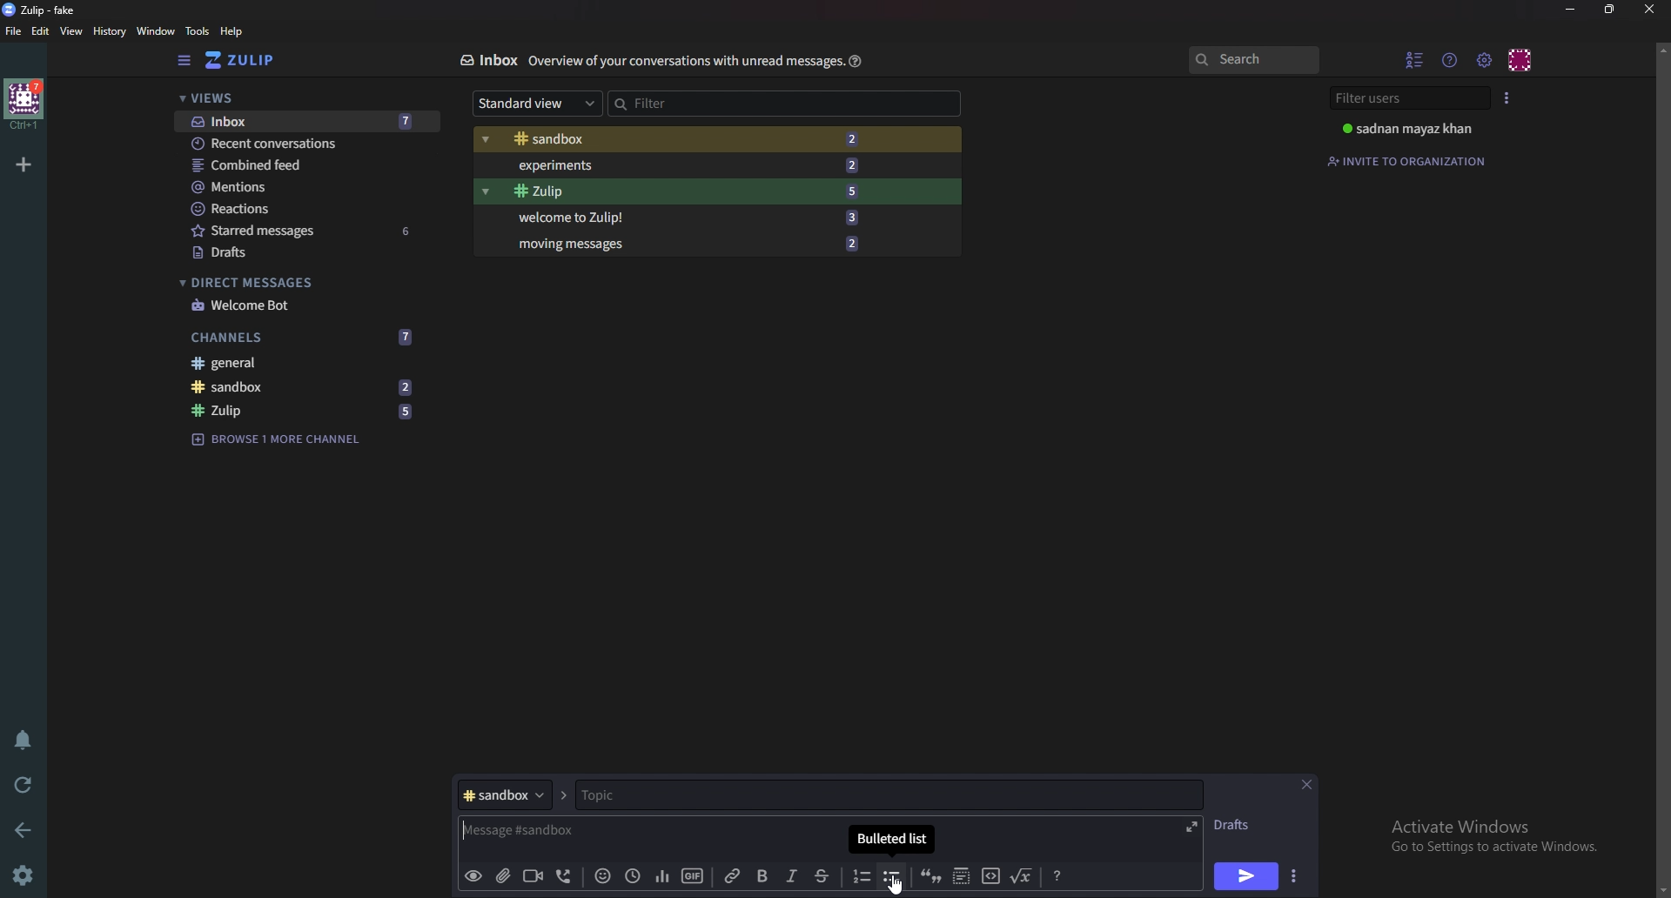 The image size is (1671, 898). What do you see at coordinates (632, 876) in the screenshot?
I see `Global time` at bounding box center [632, 876].